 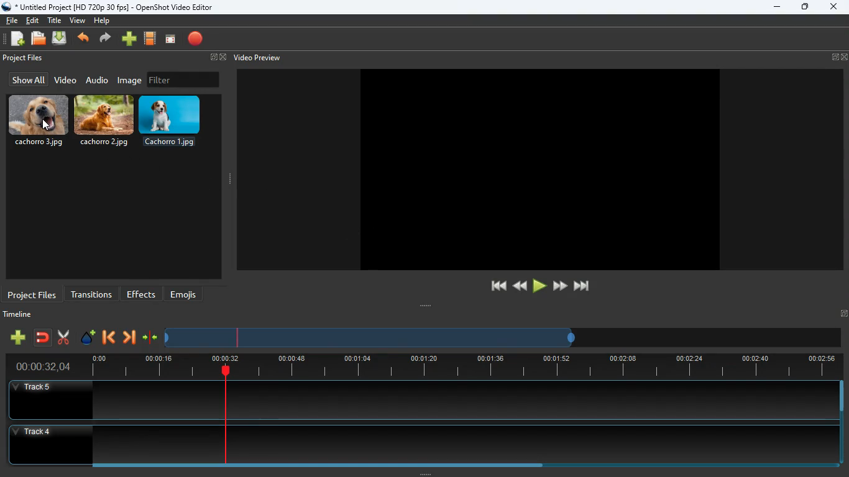 I want to click on minimize, so click(x=777, y=7).